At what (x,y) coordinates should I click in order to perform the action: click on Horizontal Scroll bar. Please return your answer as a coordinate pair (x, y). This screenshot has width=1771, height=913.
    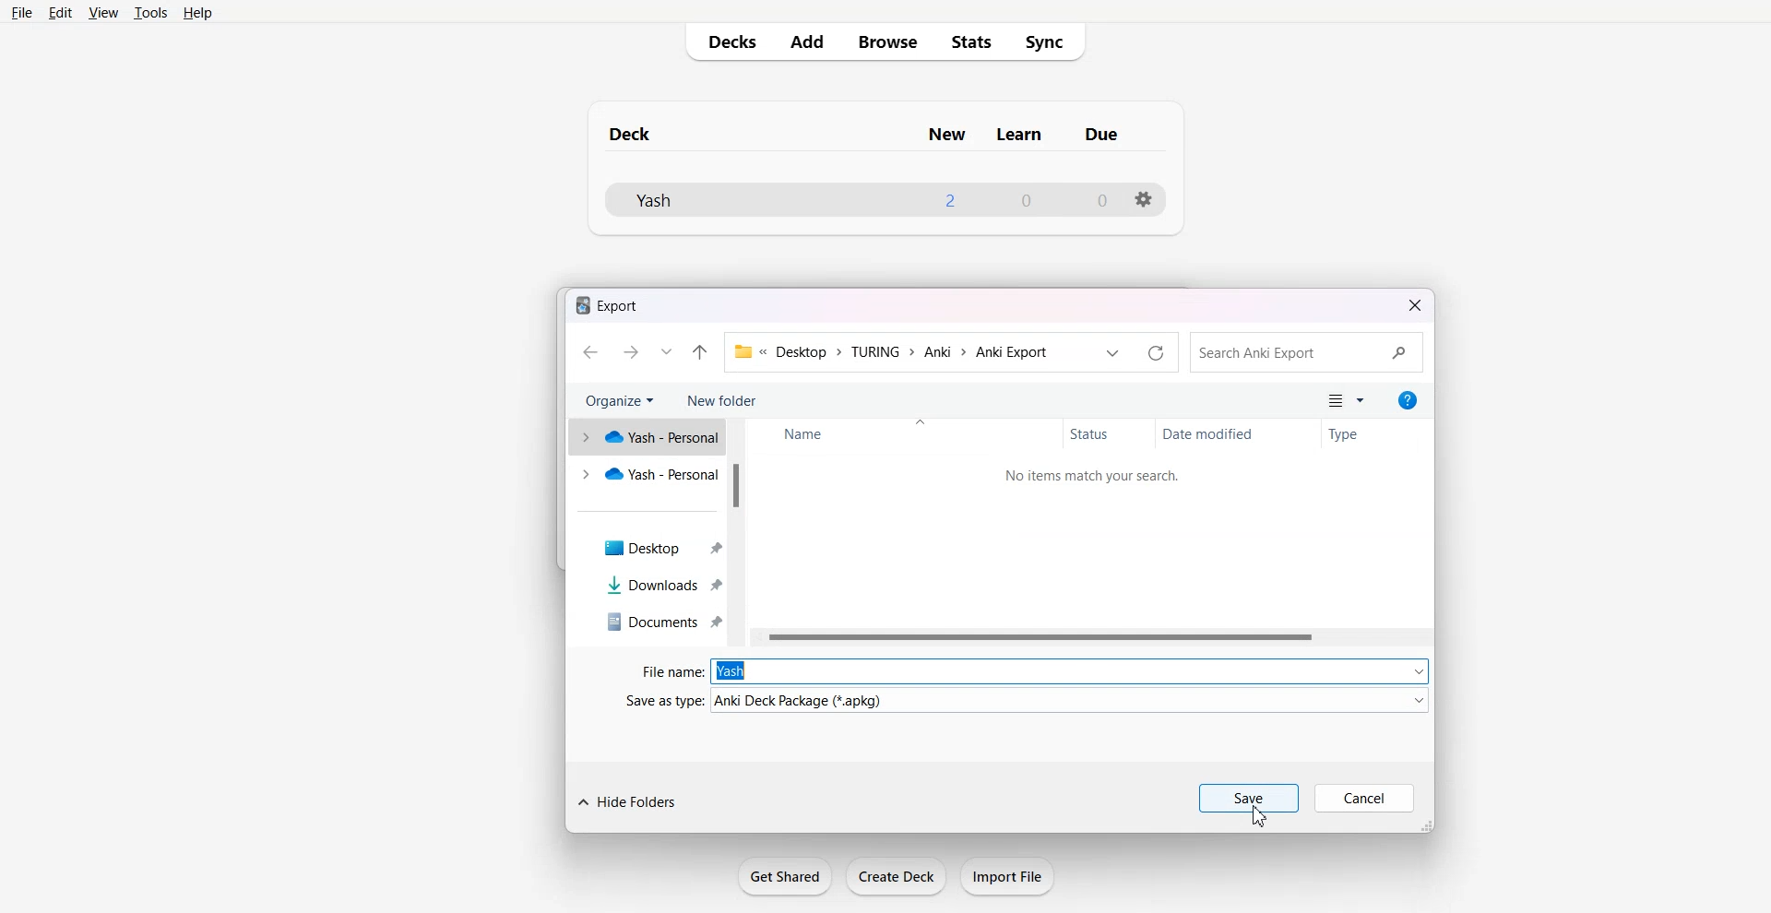
    Looking at the image, I should click on (1092, 637).